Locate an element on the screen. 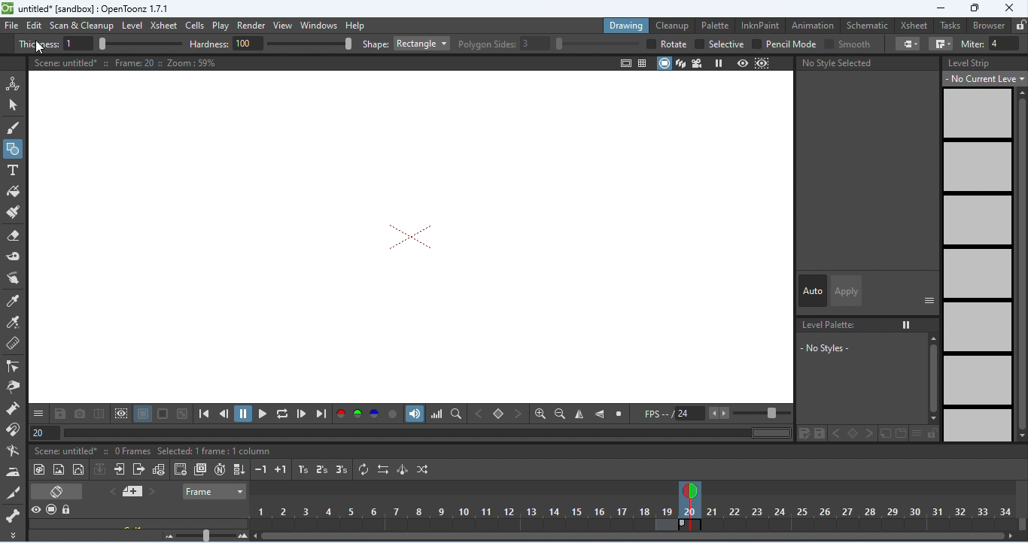 The height and width of the screenshot is (543, 1028). camera stand visibility is located at coordinates (52, 509).